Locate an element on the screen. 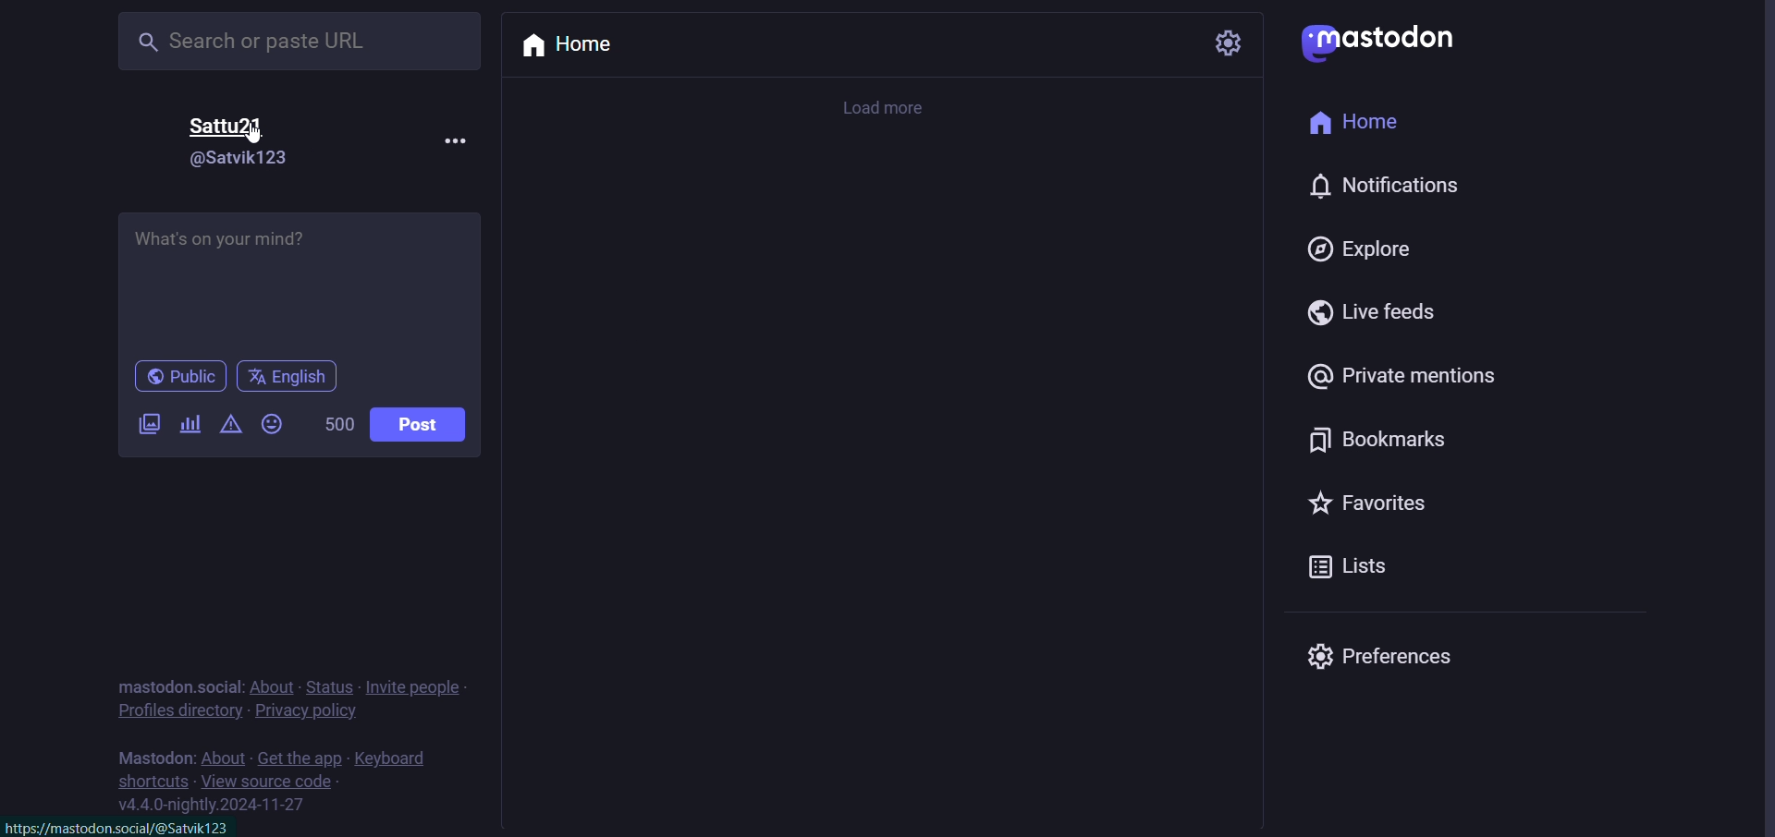 Image resolution: width=1775 pixels, height=837 pixels. mastodon is located at coordinates (149, 685).